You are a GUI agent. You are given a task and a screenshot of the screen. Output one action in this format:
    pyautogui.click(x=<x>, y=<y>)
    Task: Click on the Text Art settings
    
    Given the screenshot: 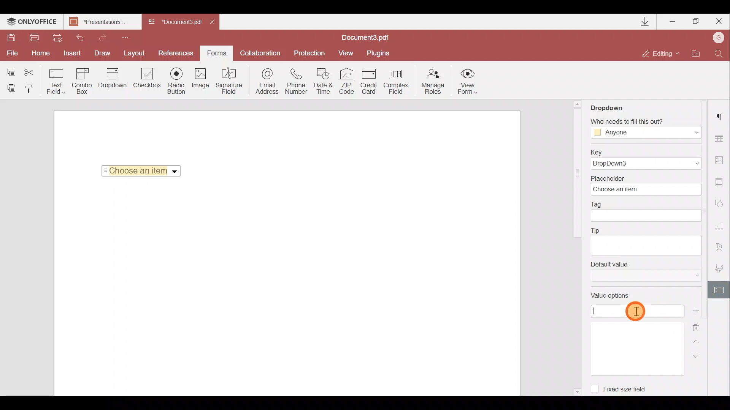 What is the action you would take?
    pyautogui.click(x=722, y=246)
    